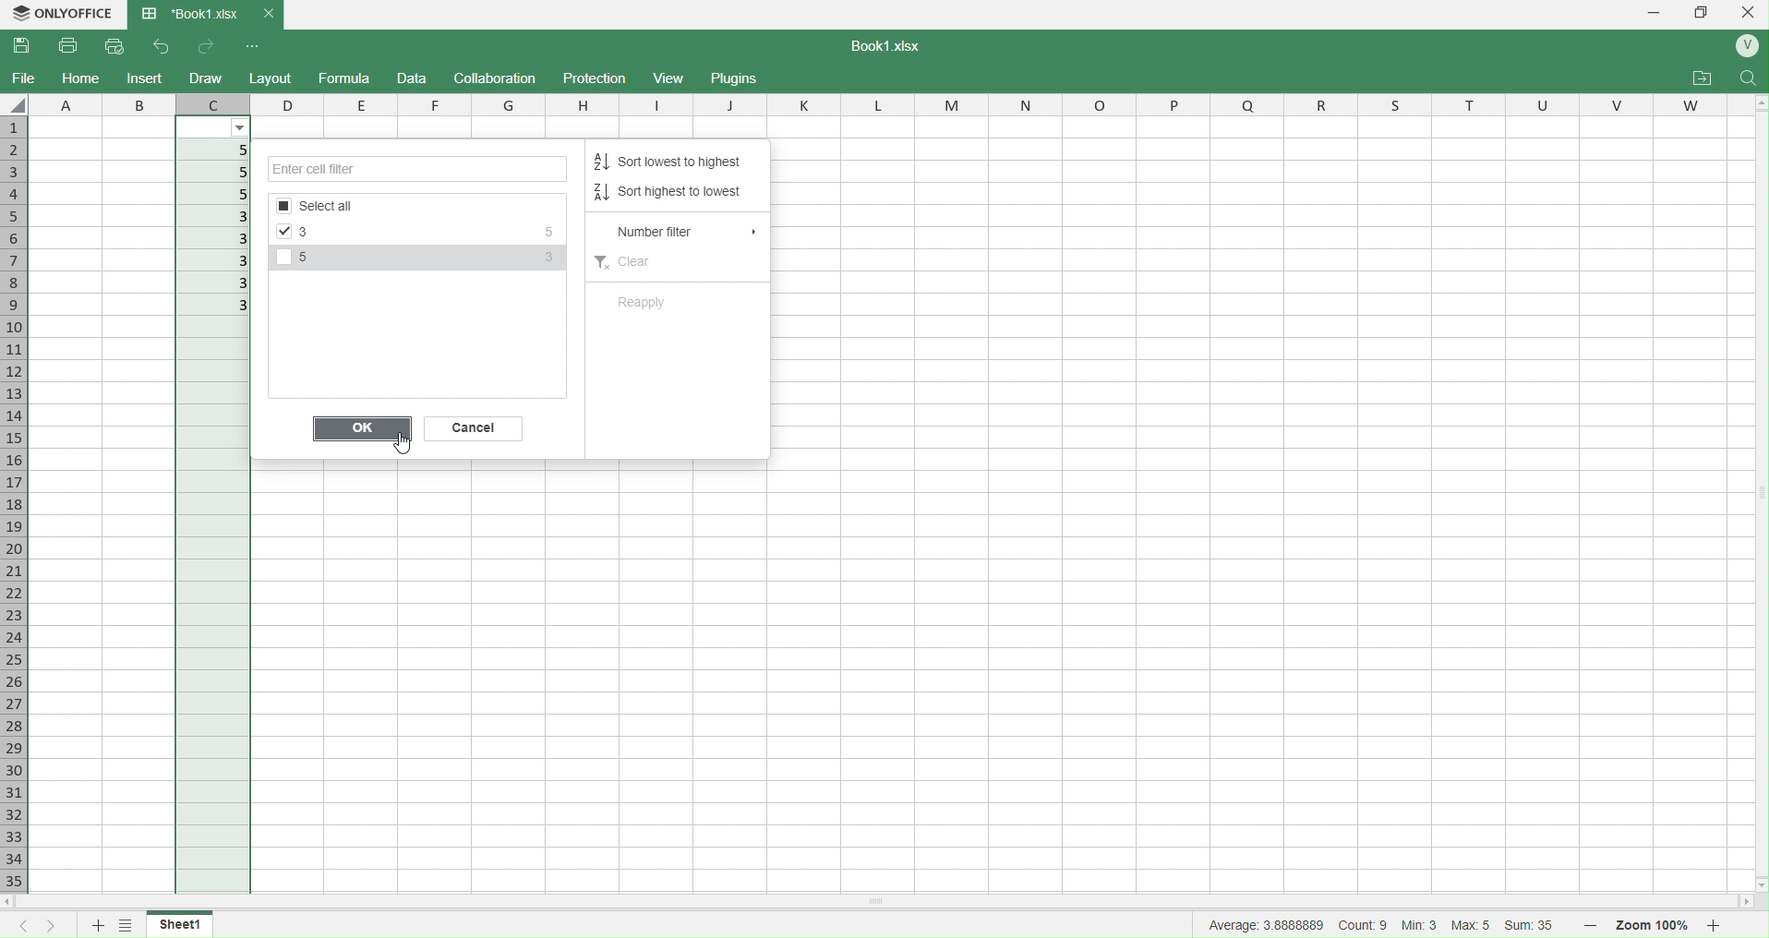 Image resolution: width=1769 pixels, height=938 pixels. I want to click on 5, so click(219, 196).